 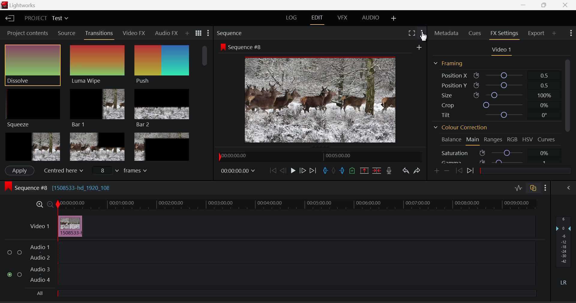 What do you see at coordinates (296, 205) in the screenshot?
I see `Timeline Track` at bounding box center [296, 205].